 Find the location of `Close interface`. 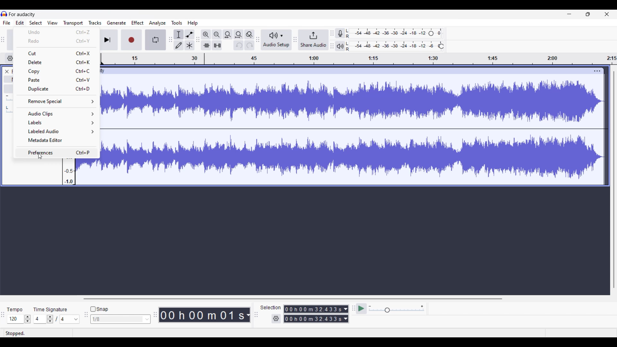

Close interface is located at coordinates (607, 14).